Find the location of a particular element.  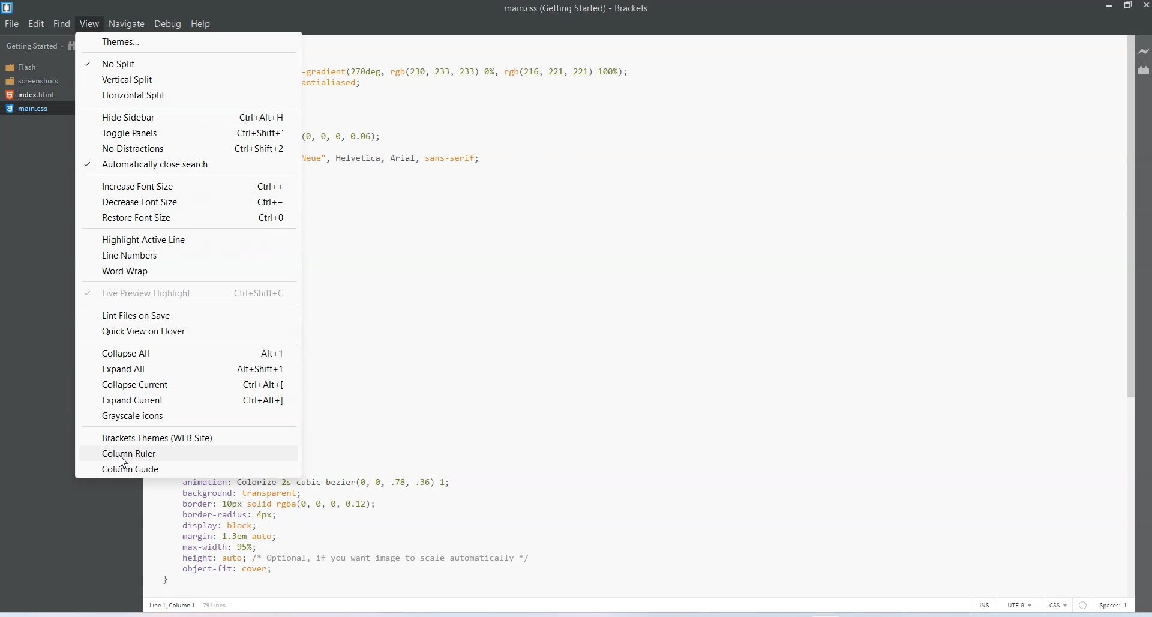

Minimize is located at coordinates (1109, 5).